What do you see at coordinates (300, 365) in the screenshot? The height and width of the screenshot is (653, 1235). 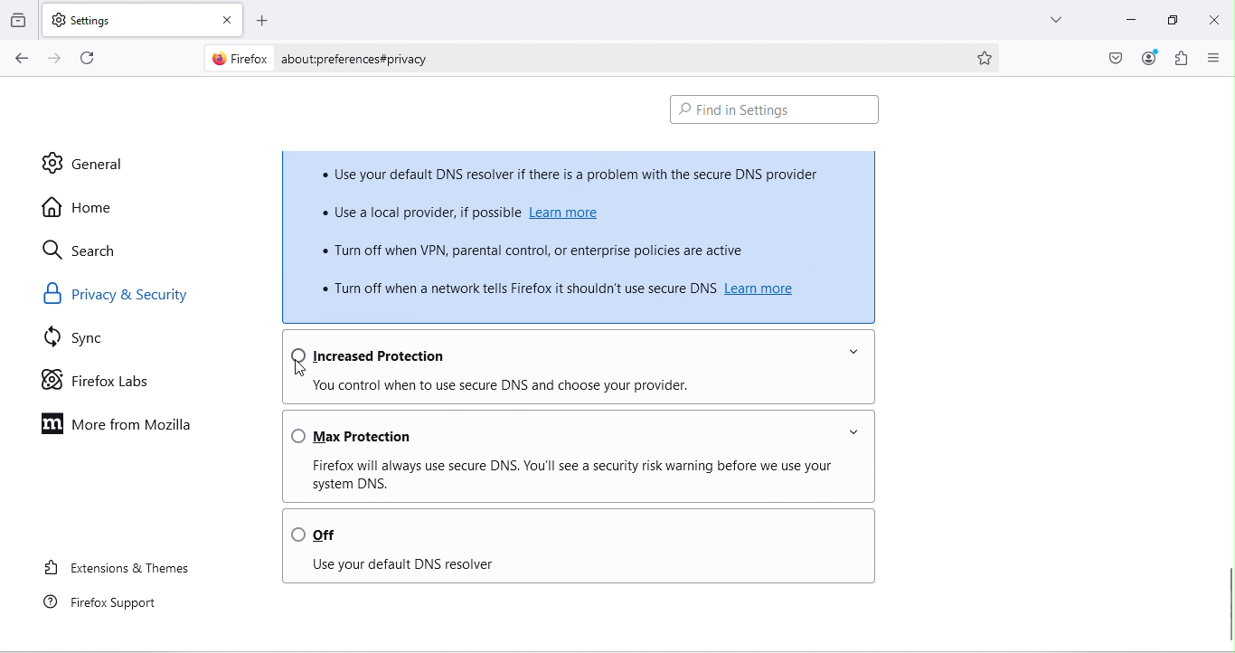 I see `Cursor` at bounding box center [300, 365].